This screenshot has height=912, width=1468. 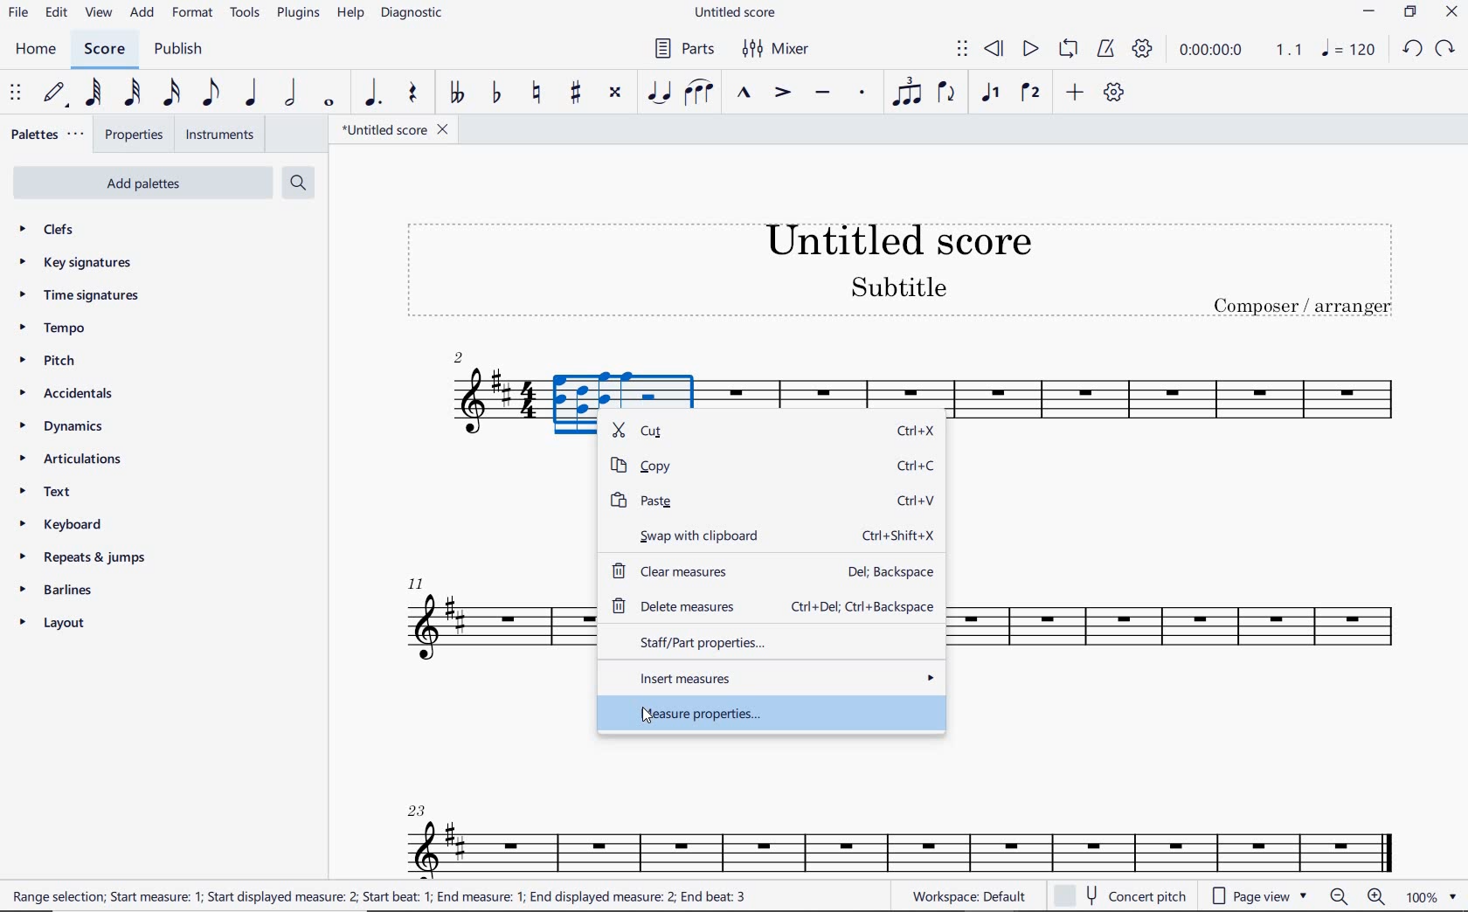 I want to click on REPEATS & JUMPS, so click(x=83, y=560).